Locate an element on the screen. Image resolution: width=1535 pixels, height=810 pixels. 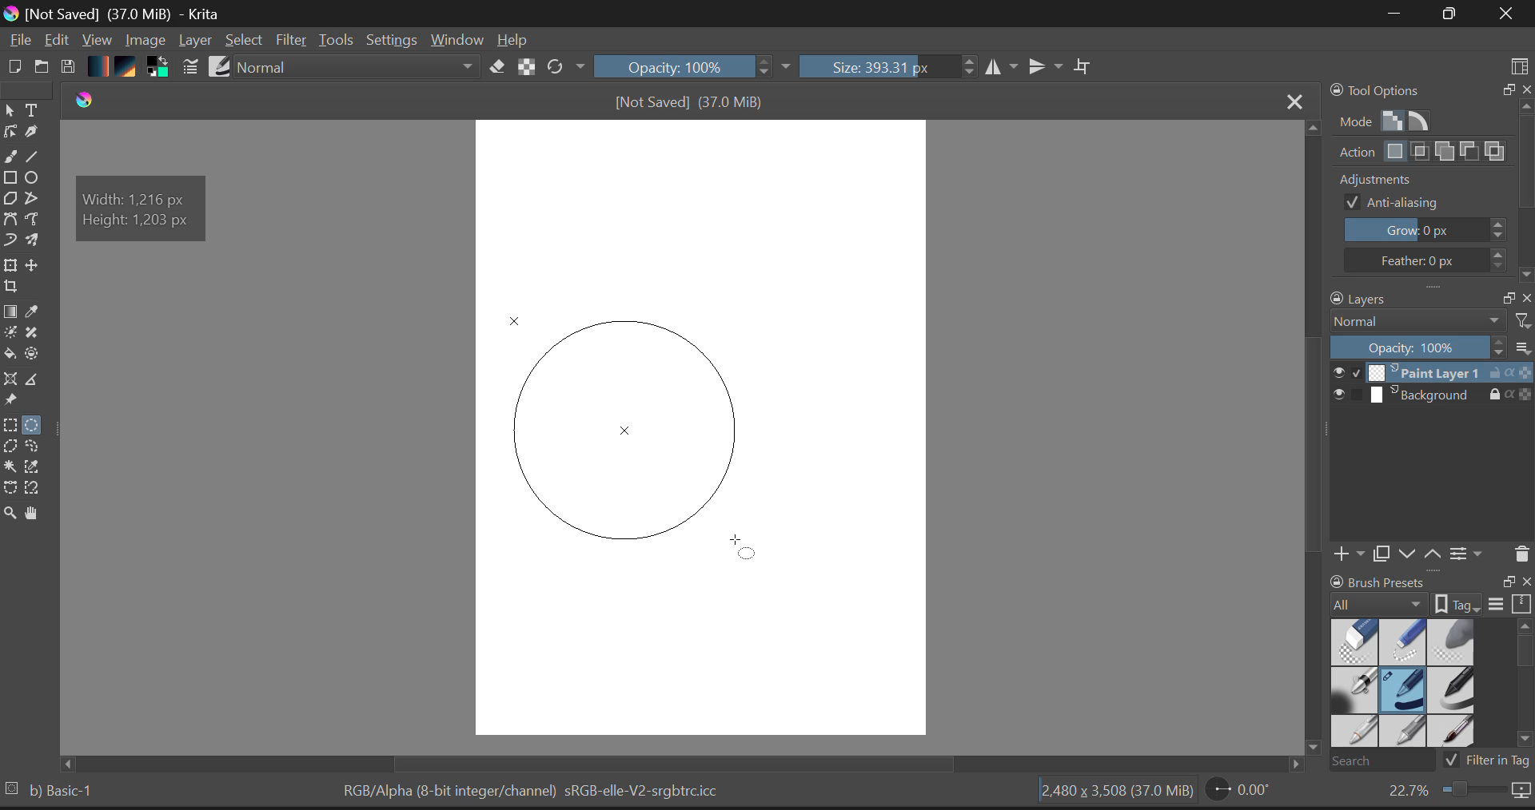
Calligraphic Tool is located at coordinates (32, 135).